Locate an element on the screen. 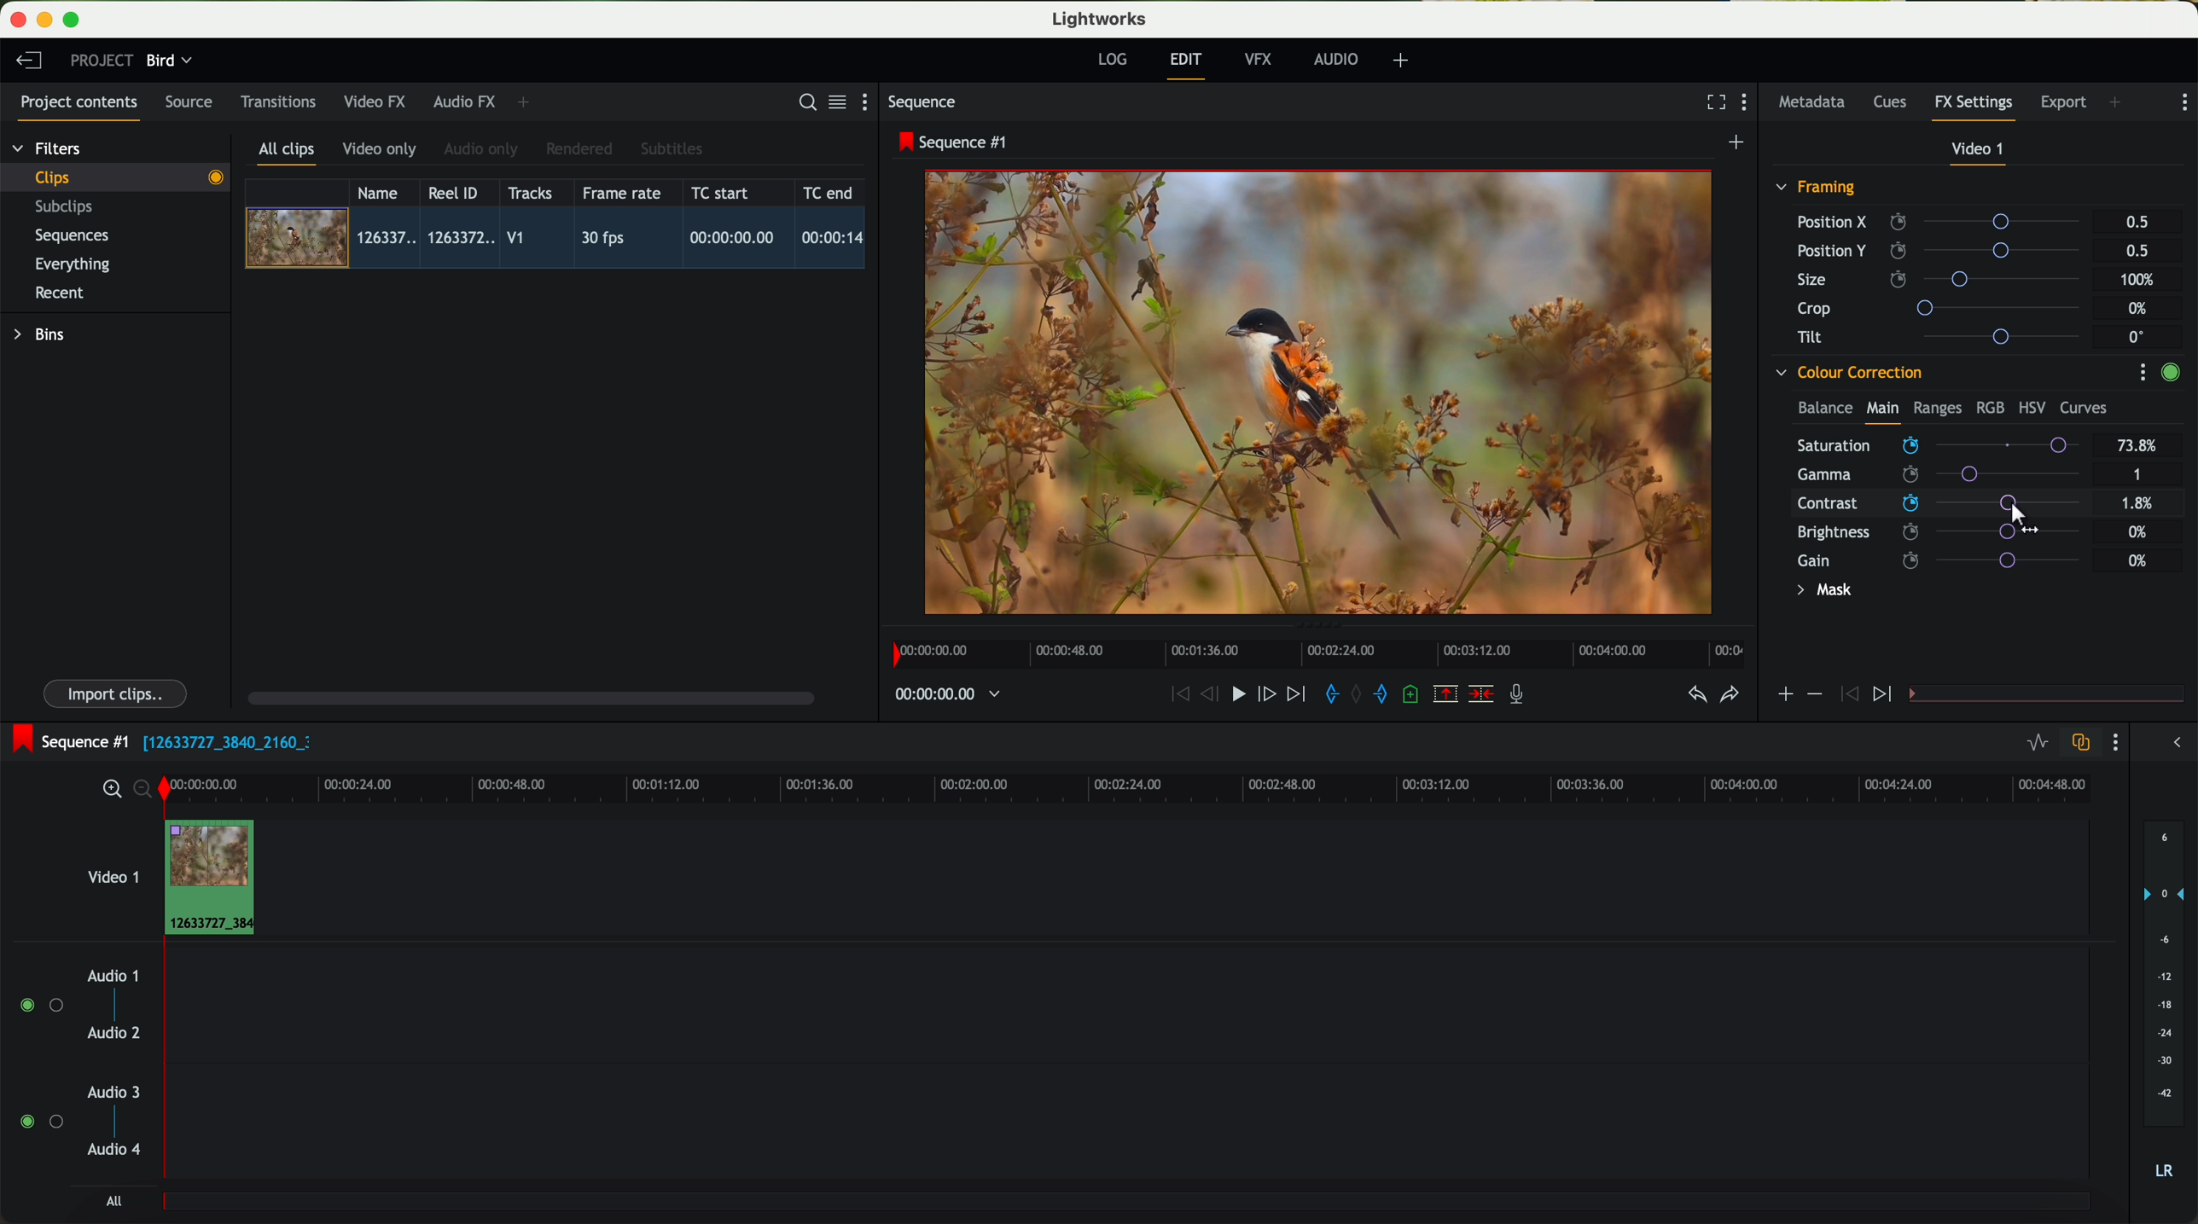 The image size is (2198, 1224). leave is located at coordinates (28, 61).